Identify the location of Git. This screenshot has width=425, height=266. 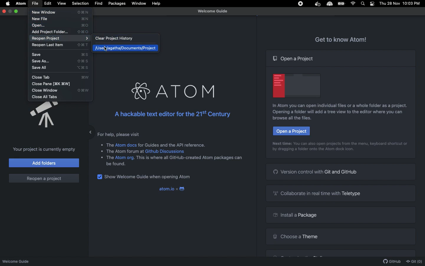
(414, 262).